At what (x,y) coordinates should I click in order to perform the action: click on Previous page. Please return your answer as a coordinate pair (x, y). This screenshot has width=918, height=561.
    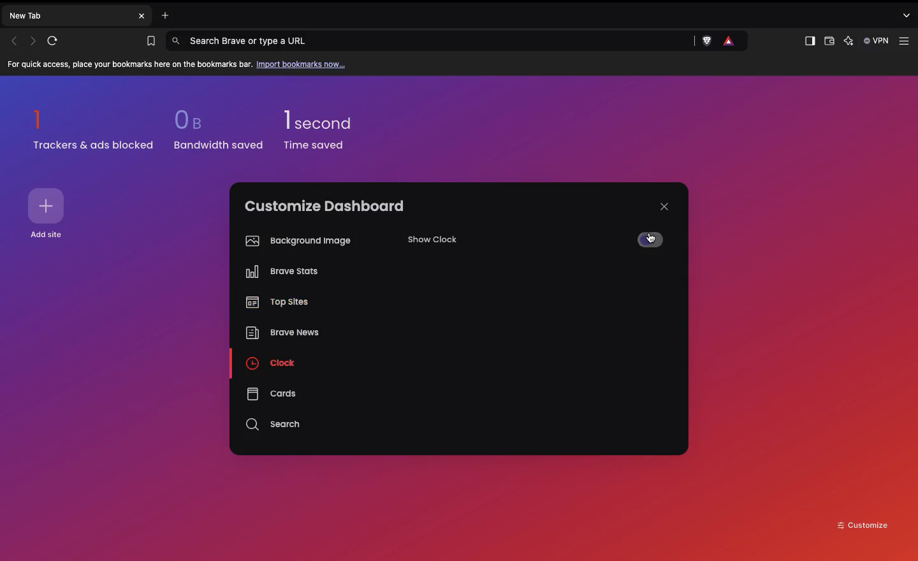
    Looking at the image, I should click on (14, 41).